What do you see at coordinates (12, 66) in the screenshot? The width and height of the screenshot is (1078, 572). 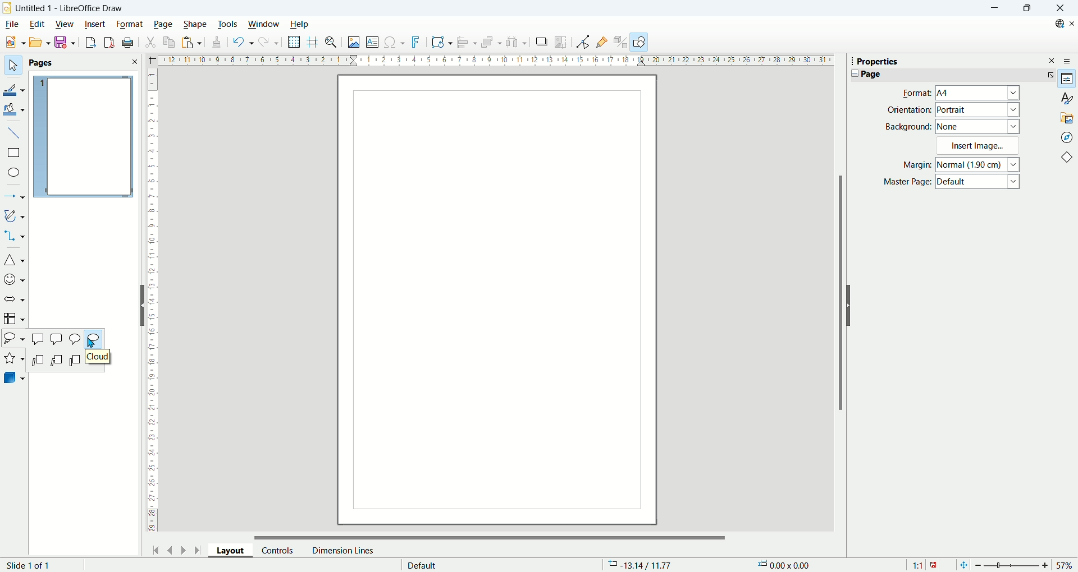 I see `select` at bounding box center [12, 66].